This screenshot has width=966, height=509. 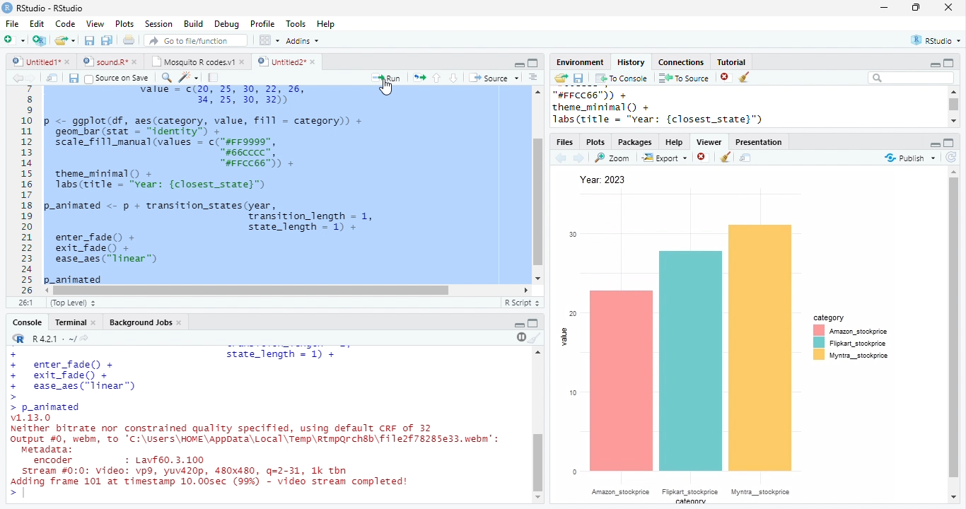 I want to click on close, so click(x=181, y=324).